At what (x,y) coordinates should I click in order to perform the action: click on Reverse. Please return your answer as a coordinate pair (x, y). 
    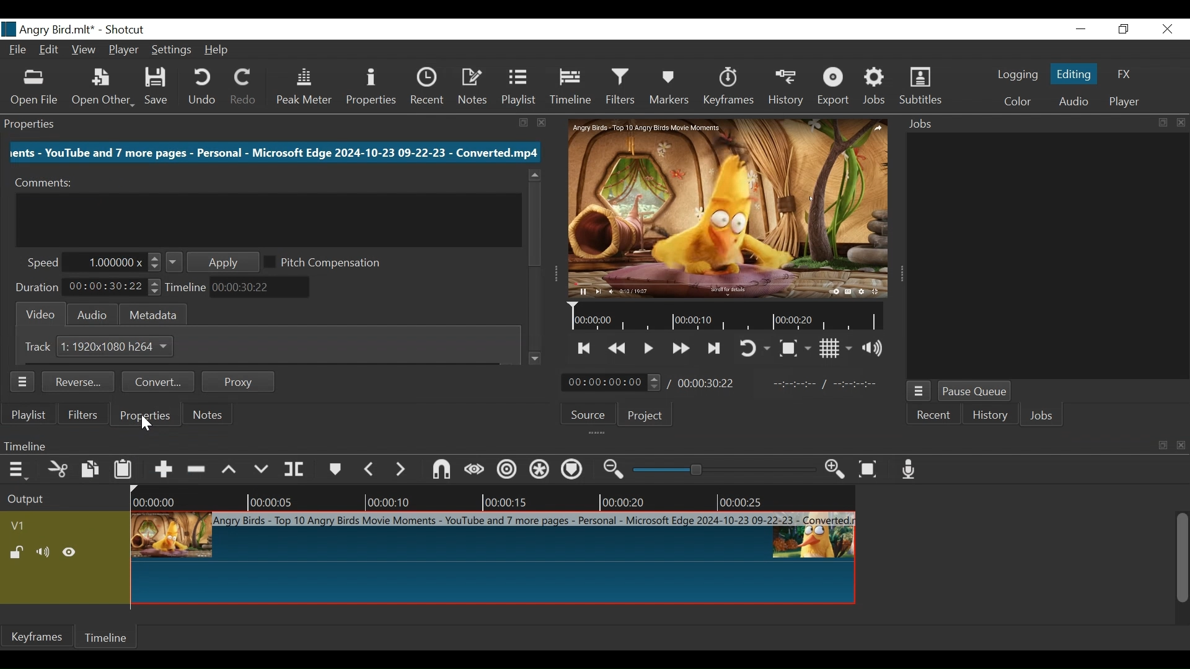
    Looking at the image, I should click on (77, 381).